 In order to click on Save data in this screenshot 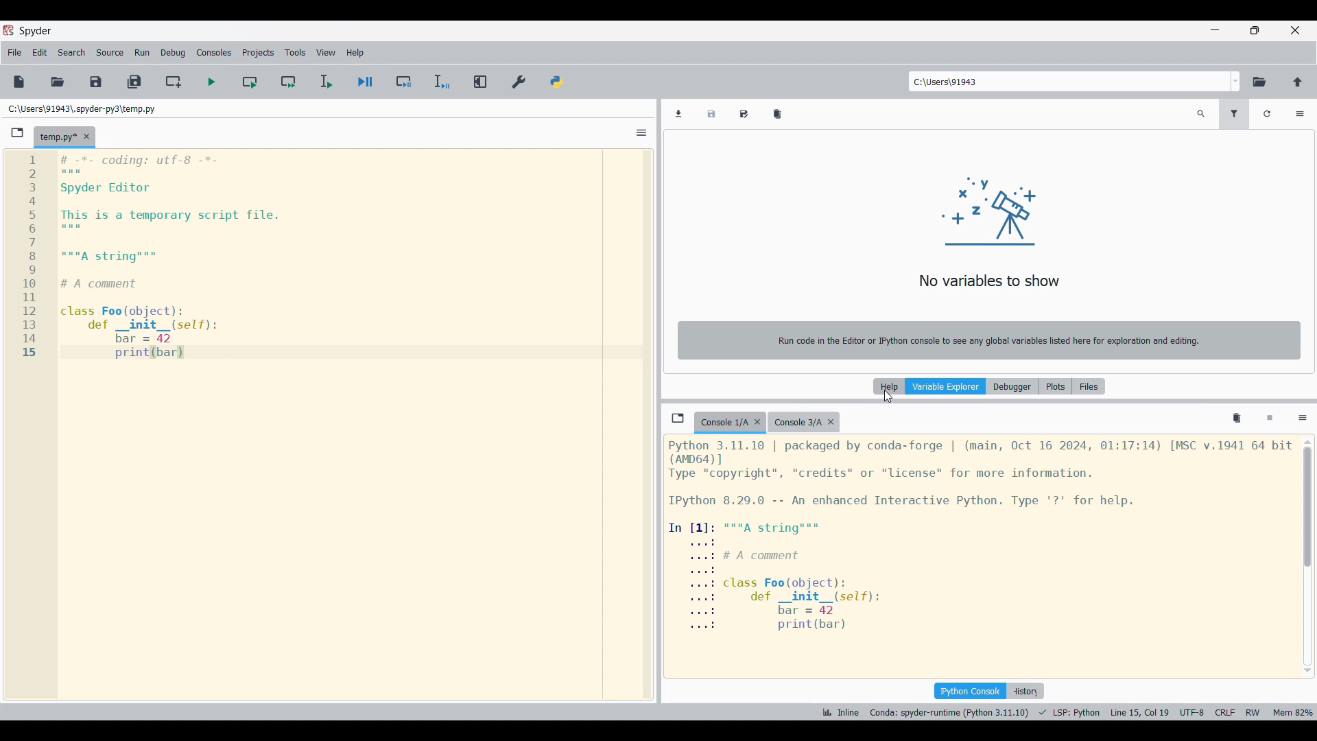, I will do `click(711, 114)`.